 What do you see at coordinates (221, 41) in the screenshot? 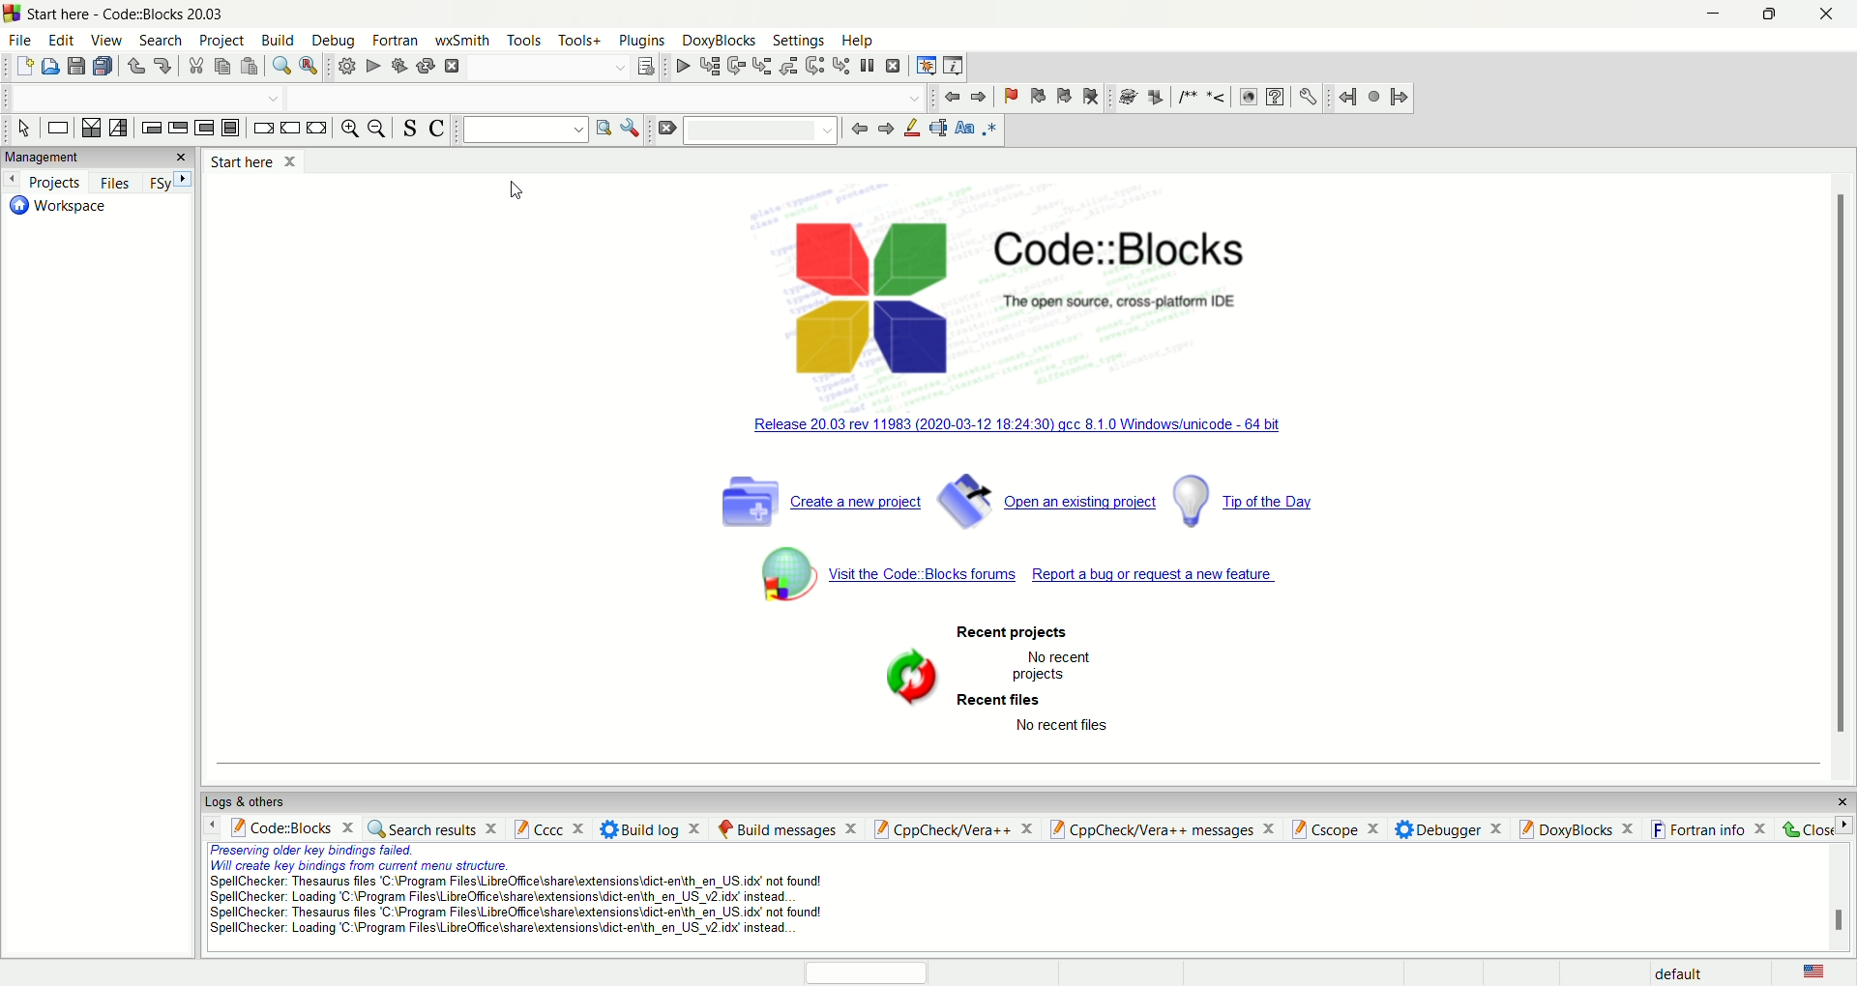
I see `project` at bounding box center [221, 41].